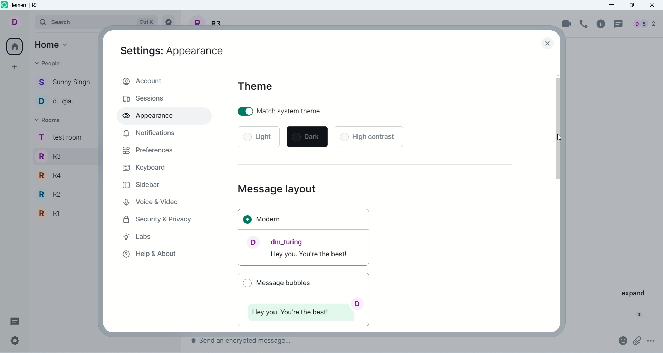 This screenshot has height=353, width=663. I want to click on account, so click(164, 80).